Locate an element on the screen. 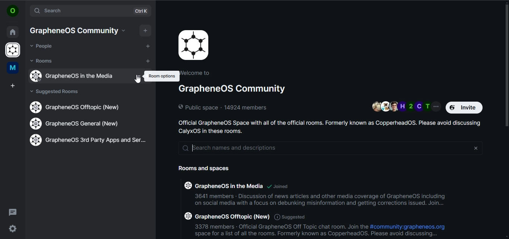 The width and height of the screenshot is (509, 239). cursor is located at coordinates (137, 82).